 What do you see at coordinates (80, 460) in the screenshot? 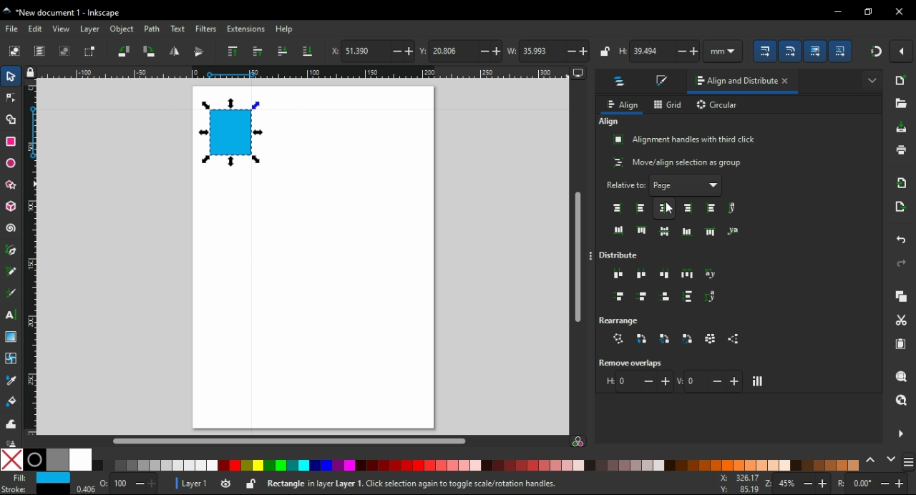
I see `white` at bounding box center [80, 460].